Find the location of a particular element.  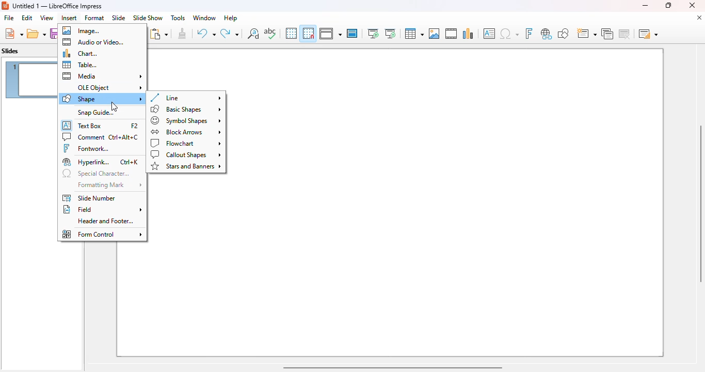

block arrows is located at coordinates (186, 132).